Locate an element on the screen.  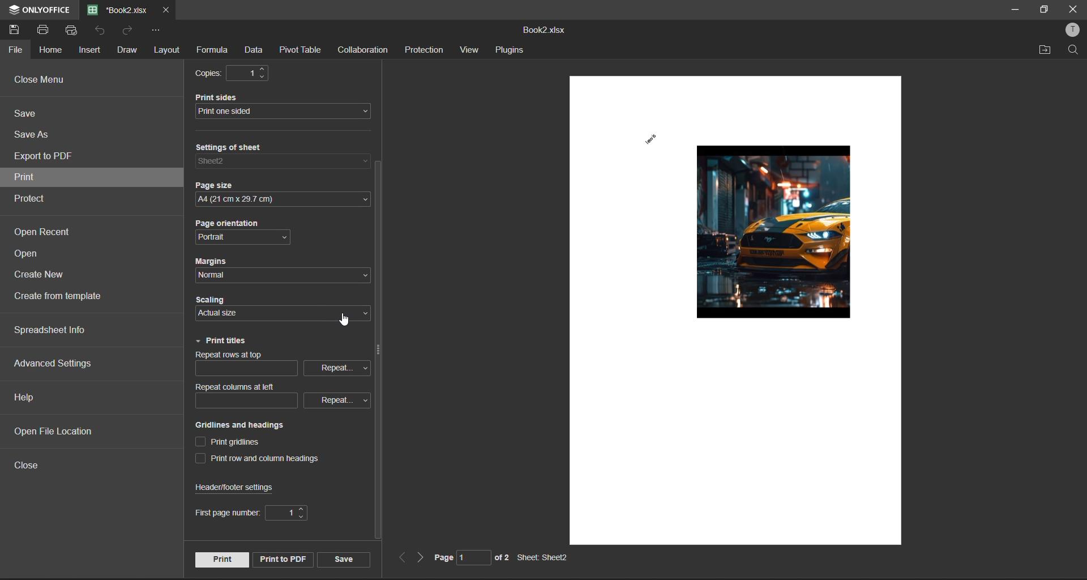
copies is located at coordinates (212, 74).